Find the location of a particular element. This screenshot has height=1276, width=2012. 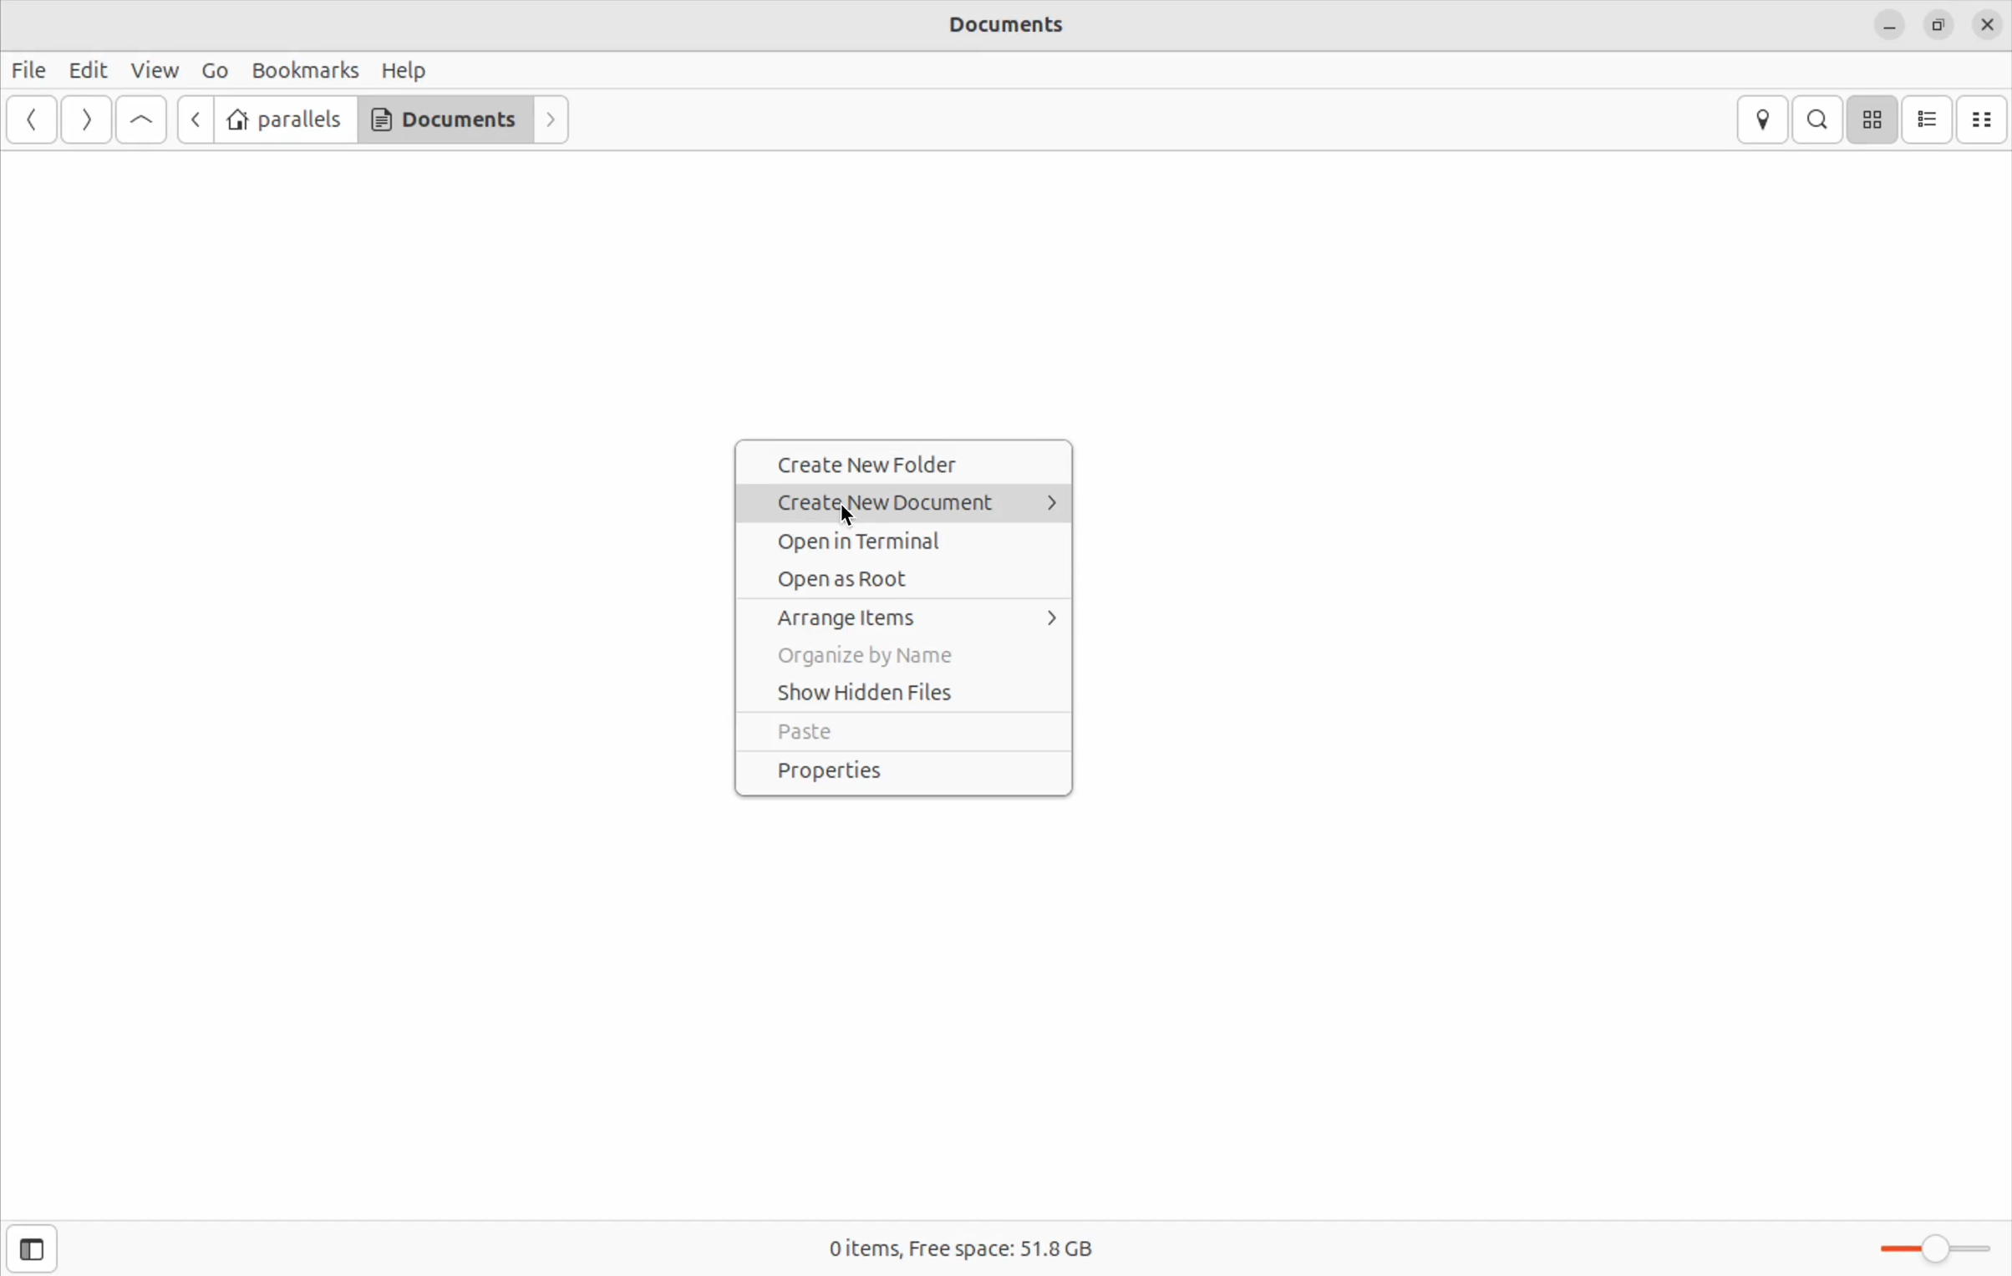

minimize is located at coordinates (1889, 24).